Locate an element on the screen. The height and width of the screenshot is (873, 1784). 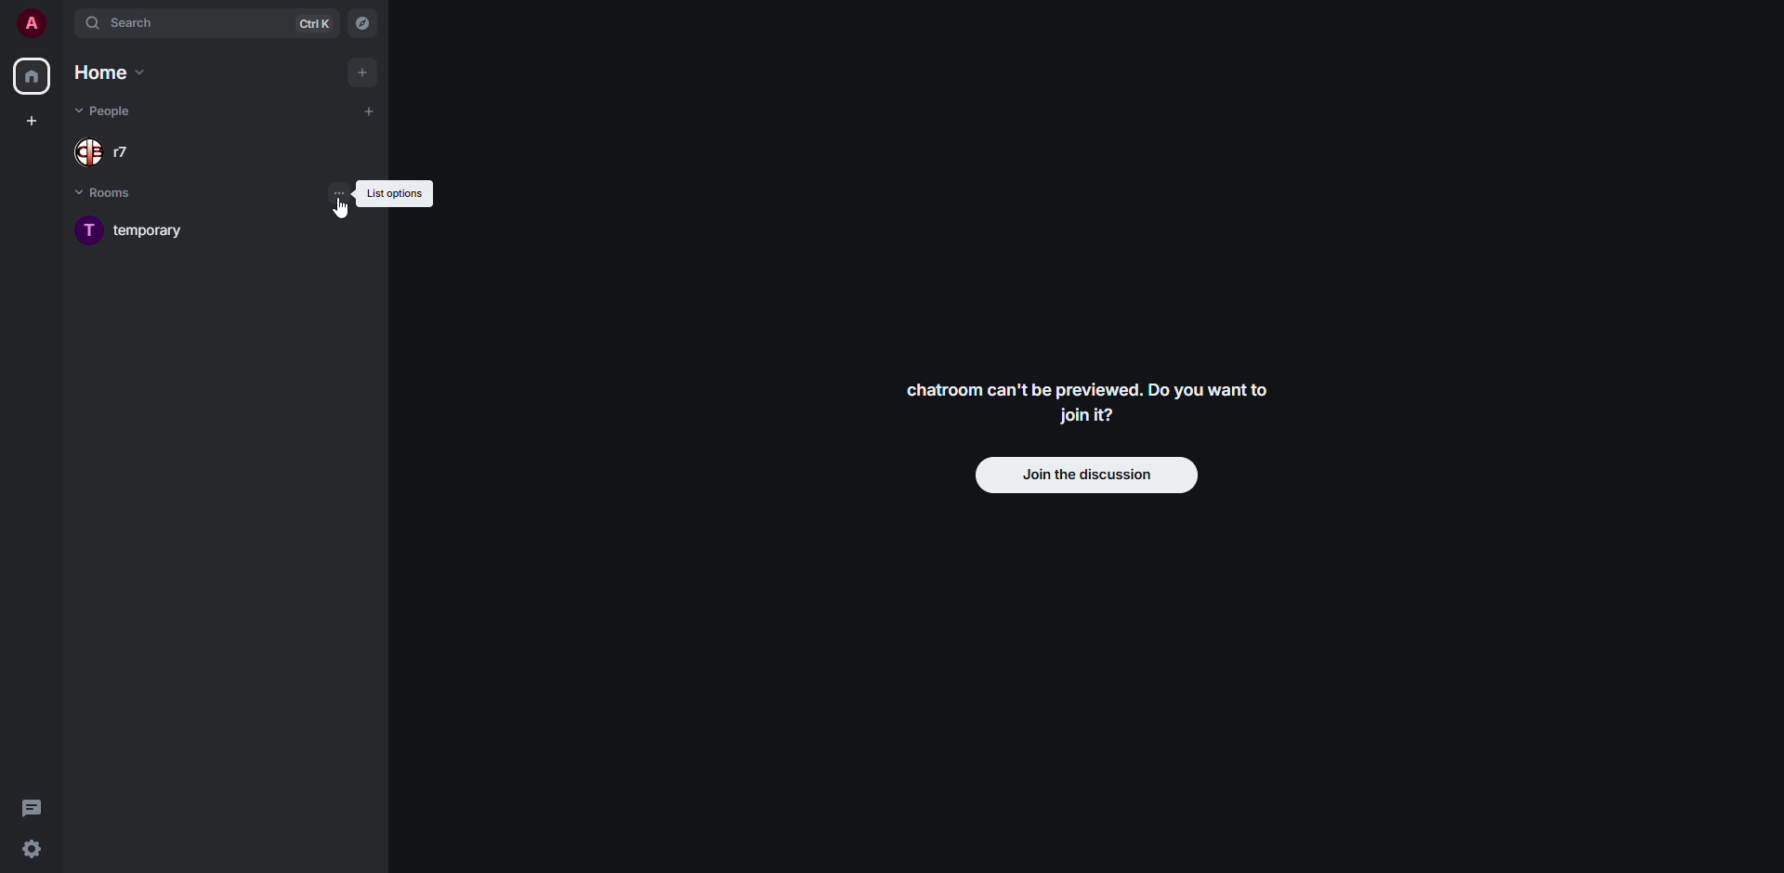
cursor is located at coordinates (342, 207).